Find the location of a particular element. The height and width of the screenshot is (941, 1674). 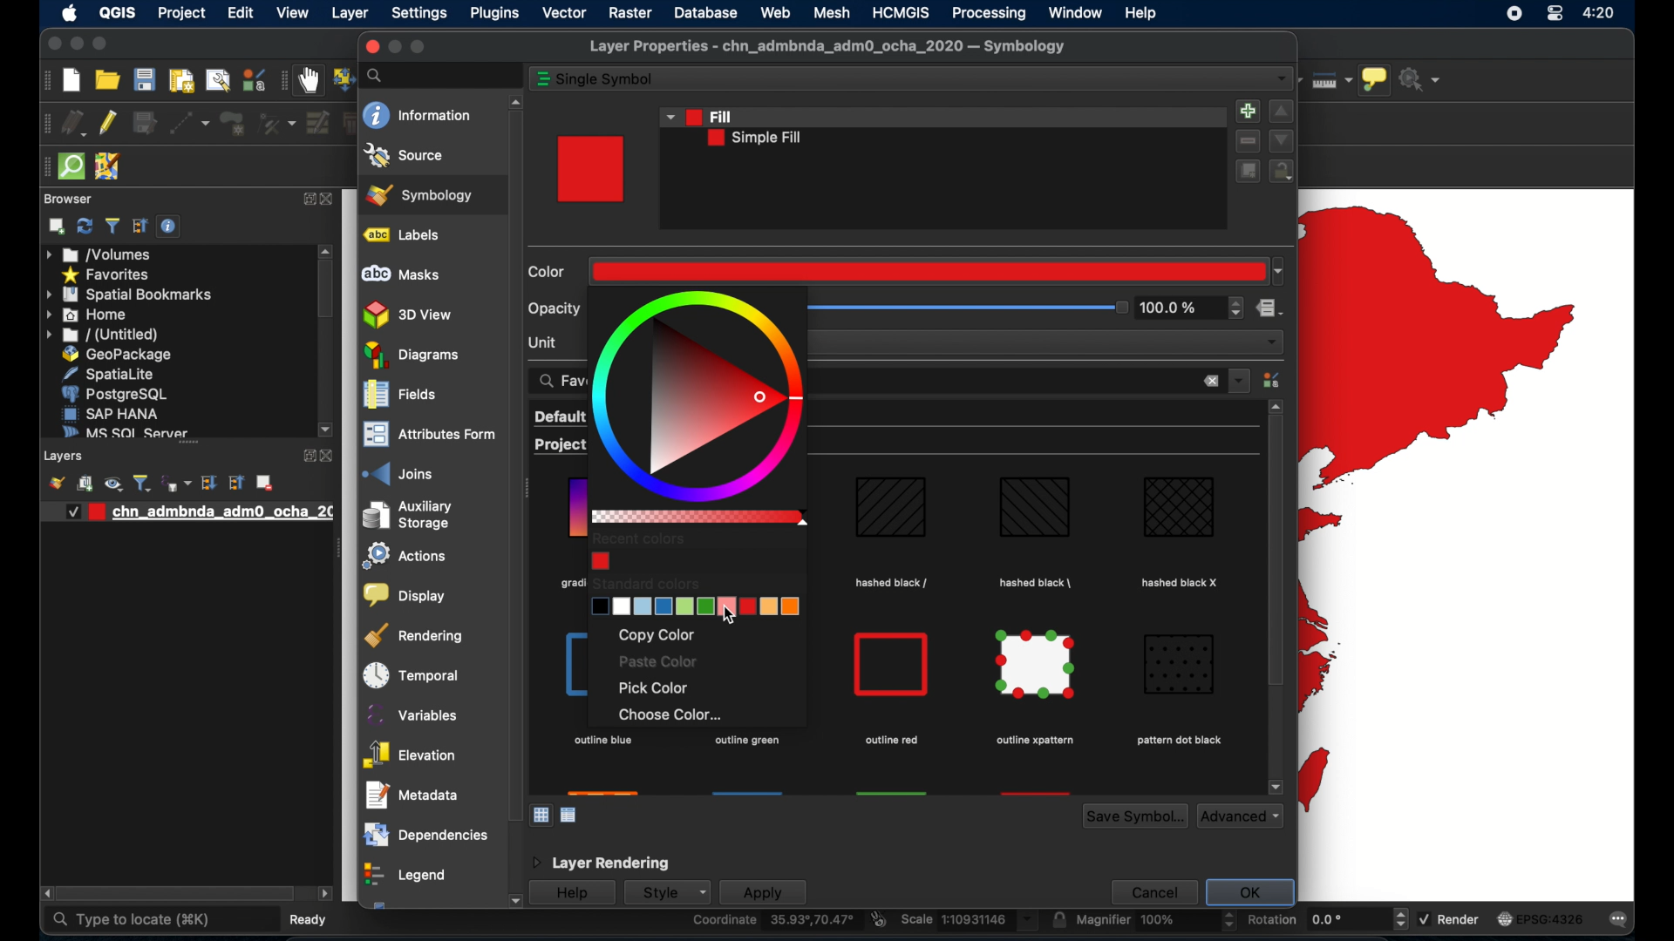

view is located at coordinates (293, 15).